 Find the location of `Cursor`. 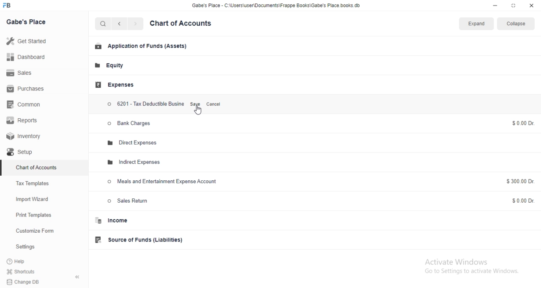

Cursor is located at coordinates (196, 108).